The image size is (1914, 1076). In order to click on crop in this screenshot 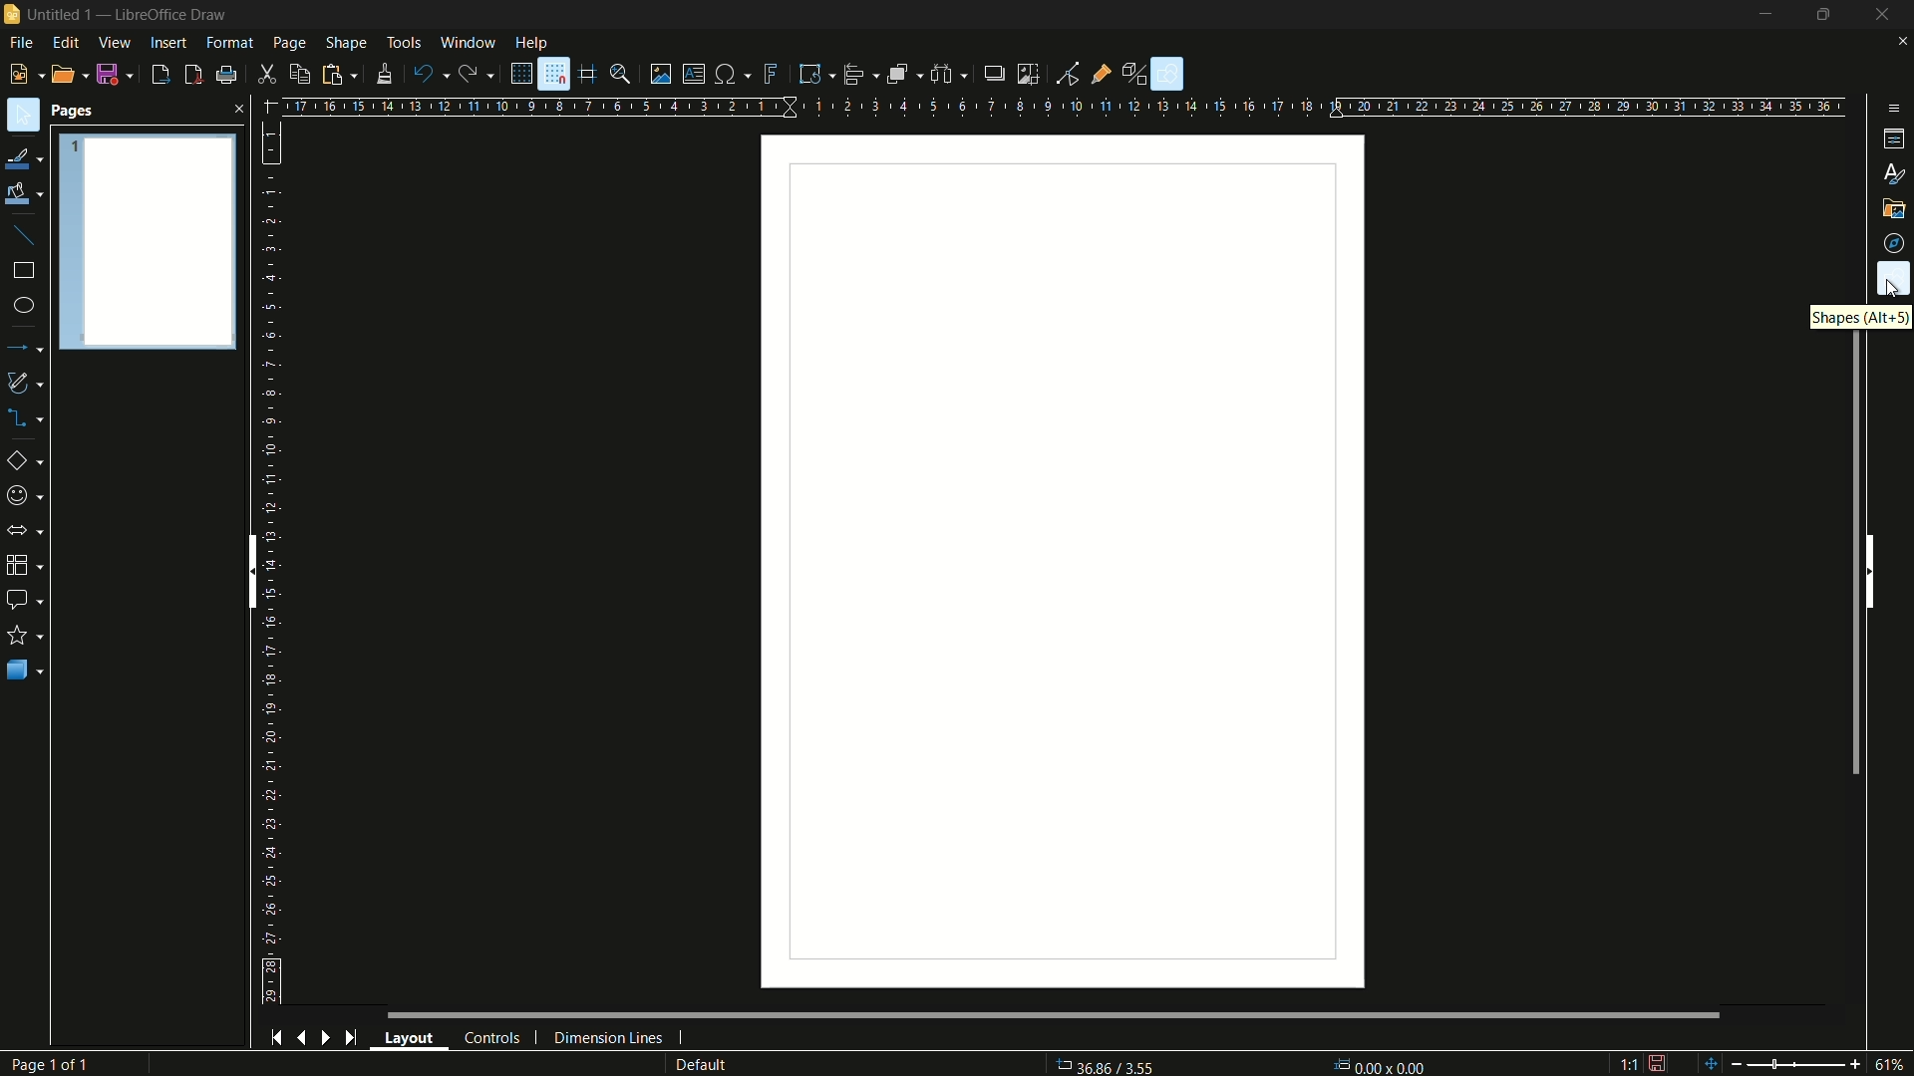, I will do `click(1027, 74)`.